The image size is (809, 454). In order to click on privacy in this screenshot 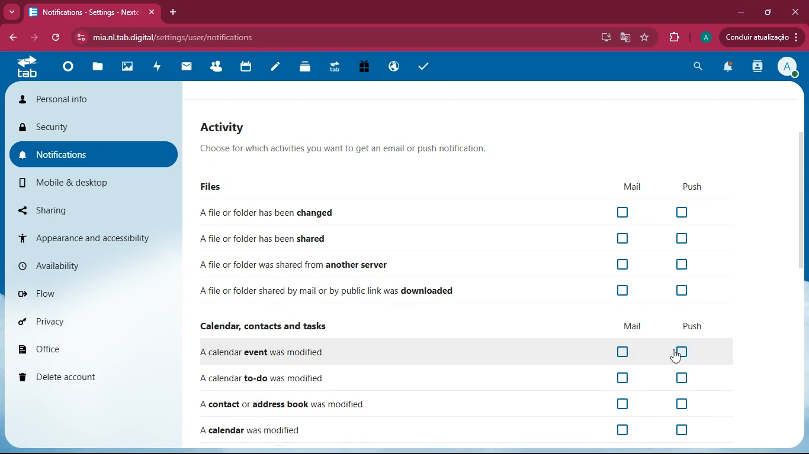, I will do `click(95, 320)`.